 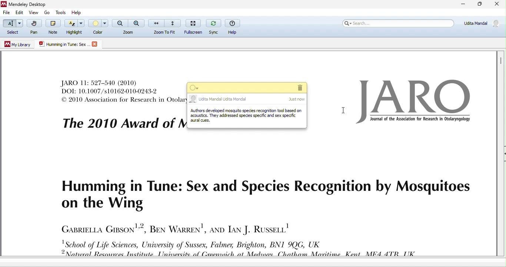 What do you see at coordinates (16, 45) in the screenshot?
I see `my library` at bounding box center [16, 45].